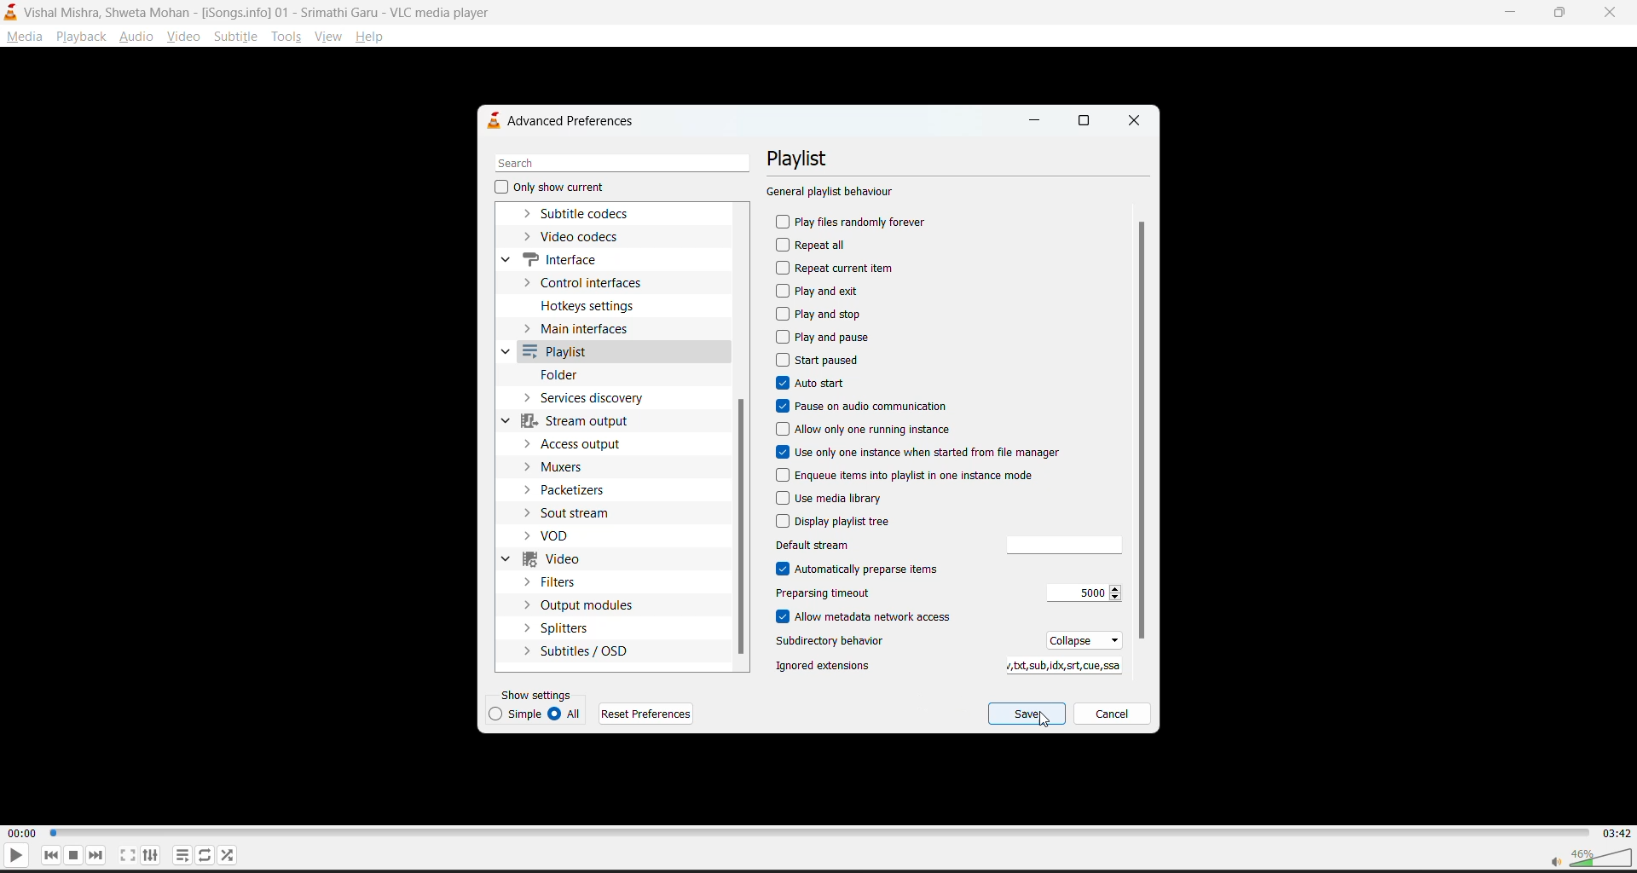 This screenshot has width=1637, height=873. I want to click on play files randomly forever disabled, so click(853, 223).